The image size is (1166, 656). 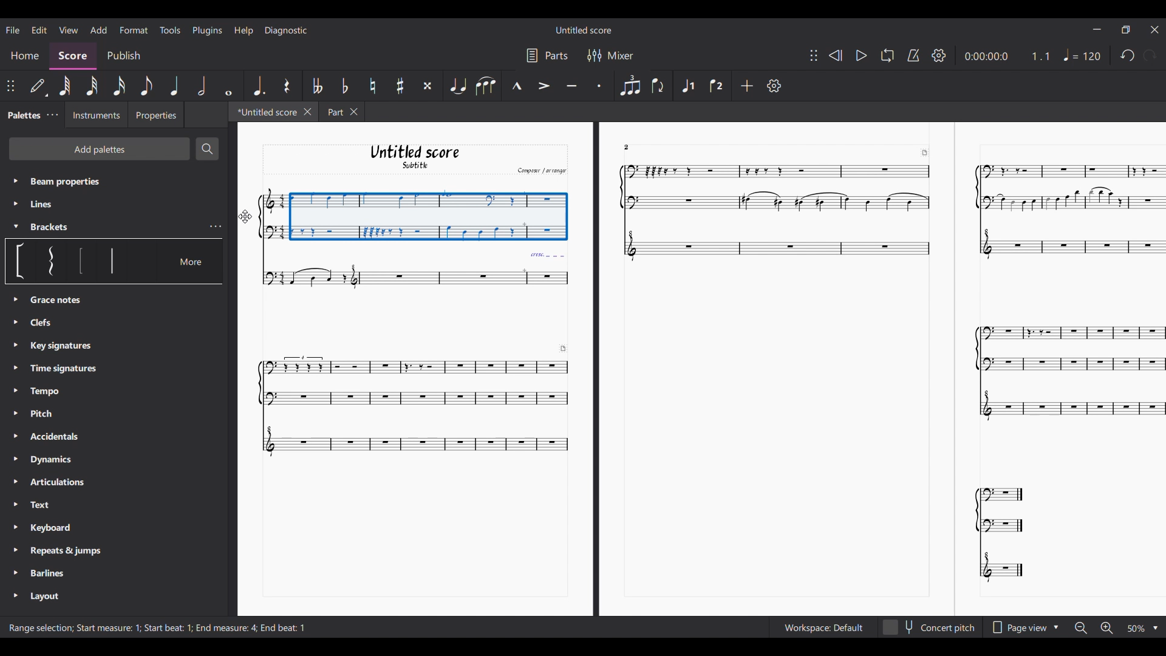 I want to click on , so click(x=1071, y=246).